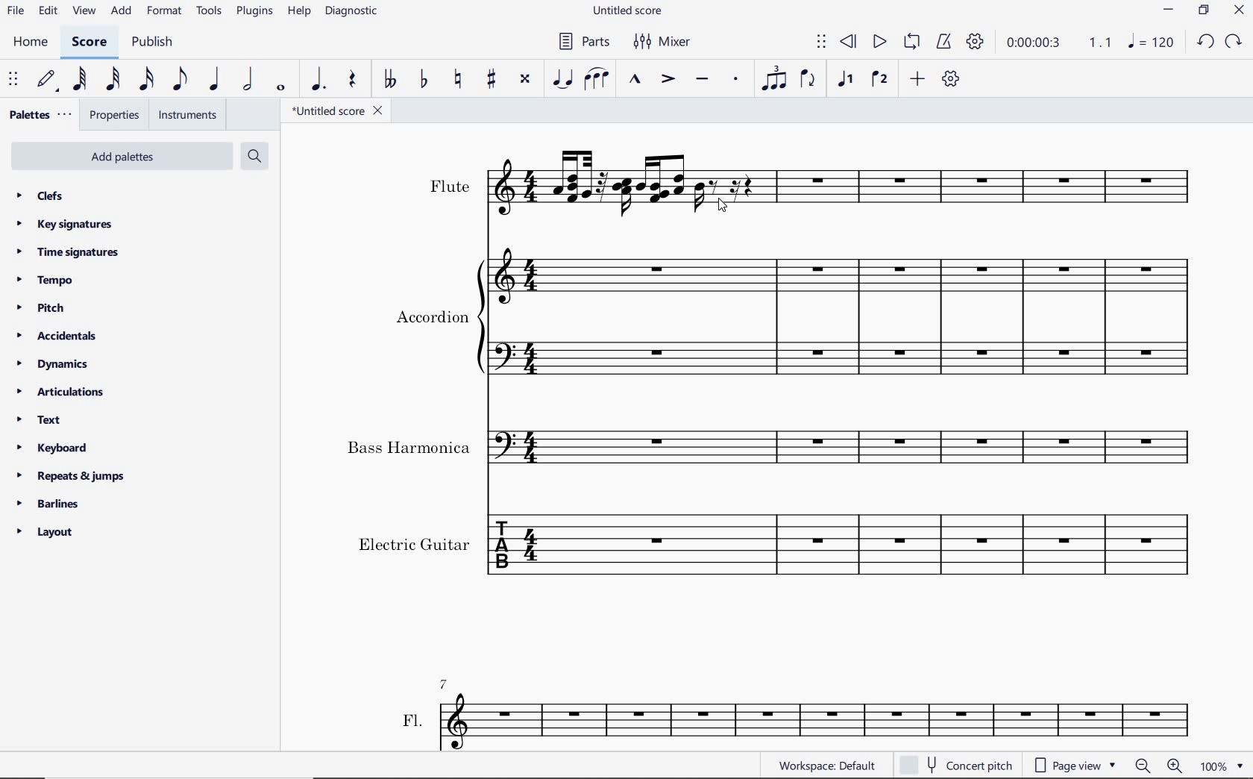  Describe the element at coordinates (424, 80) in the screenshot. I see `toggle flat` at that location.